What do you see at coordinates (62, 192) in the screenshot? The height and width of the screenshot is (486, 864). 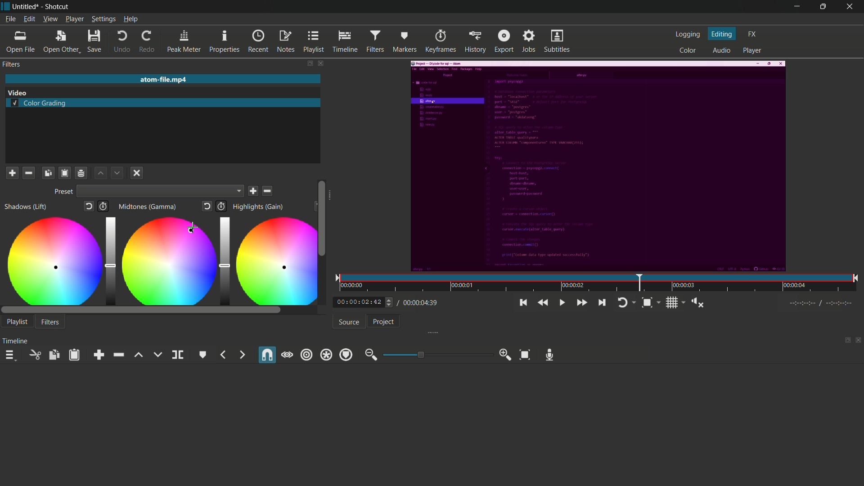 I see `Present` at bounding box center [62, 192].